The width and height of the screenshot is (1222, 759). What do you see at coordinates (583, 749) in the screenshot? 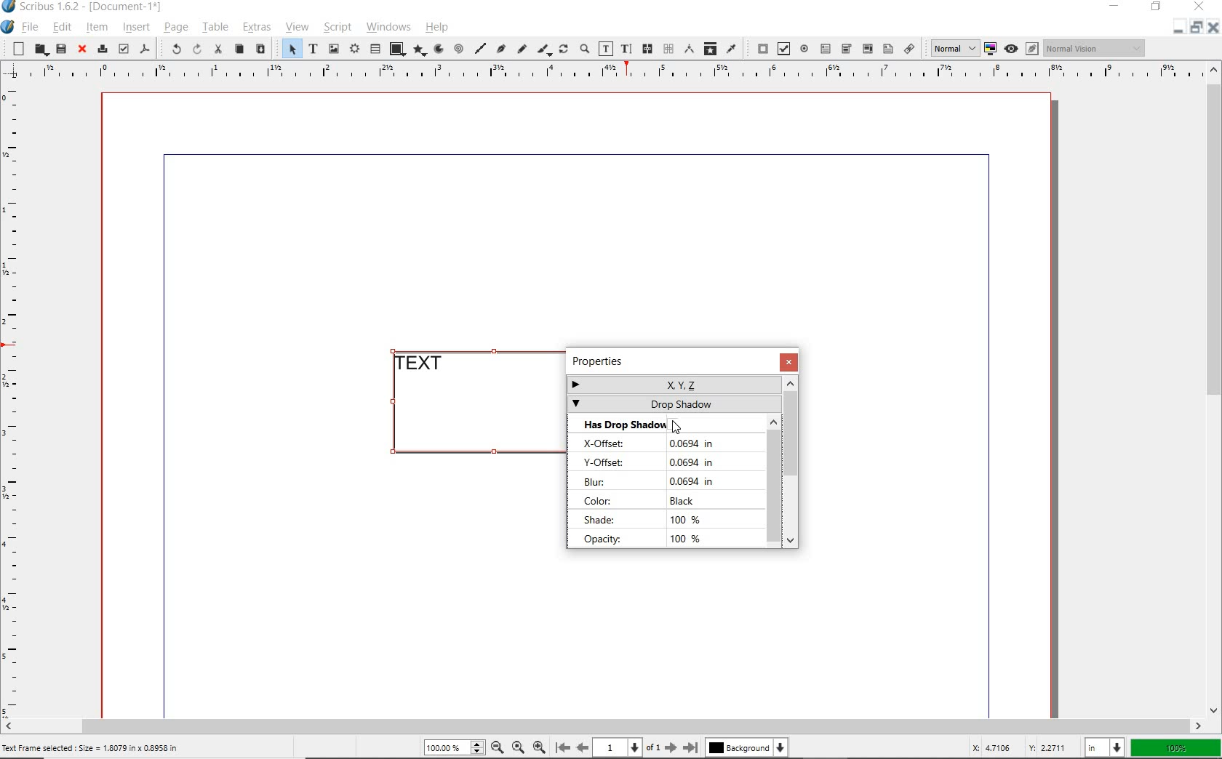
I see `Previous Page` at bounding box center [583, 749].